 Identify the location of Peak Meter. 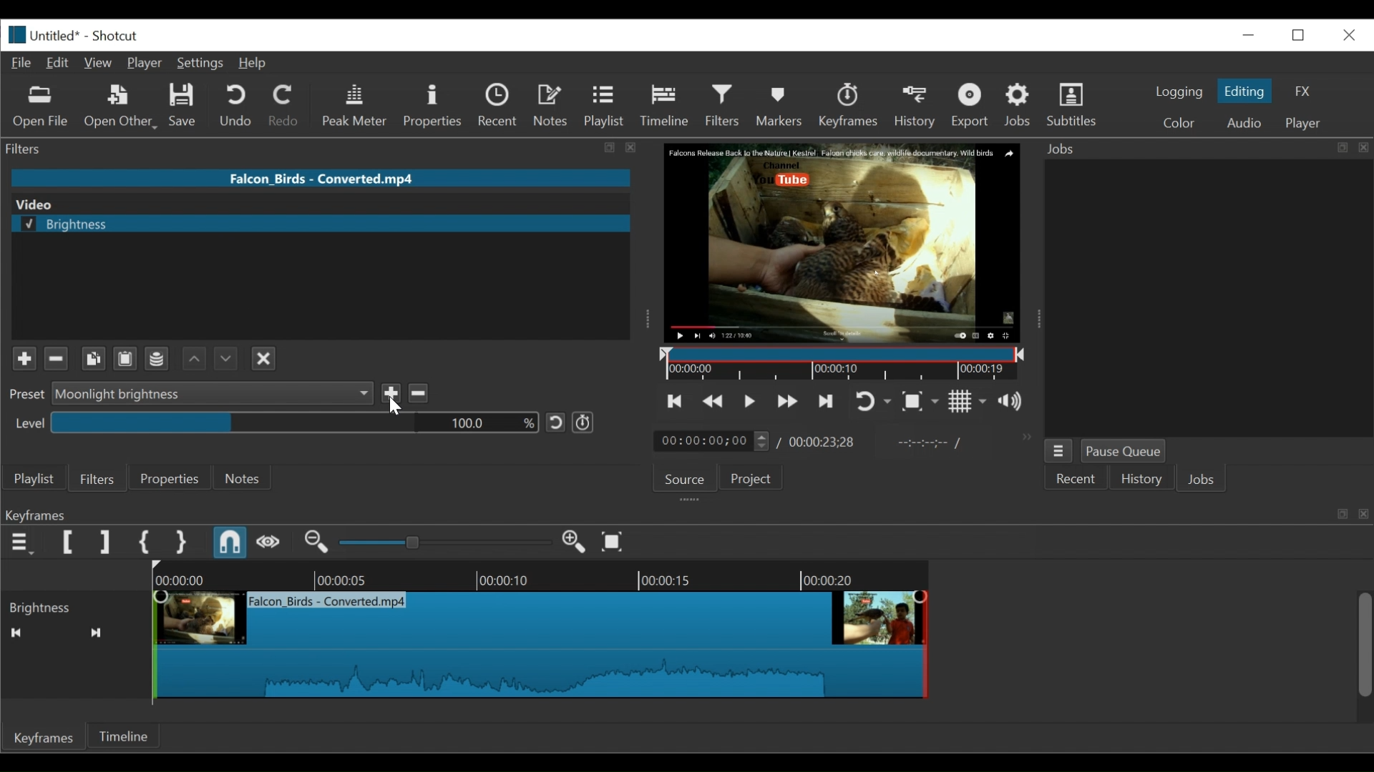
(355, 107).